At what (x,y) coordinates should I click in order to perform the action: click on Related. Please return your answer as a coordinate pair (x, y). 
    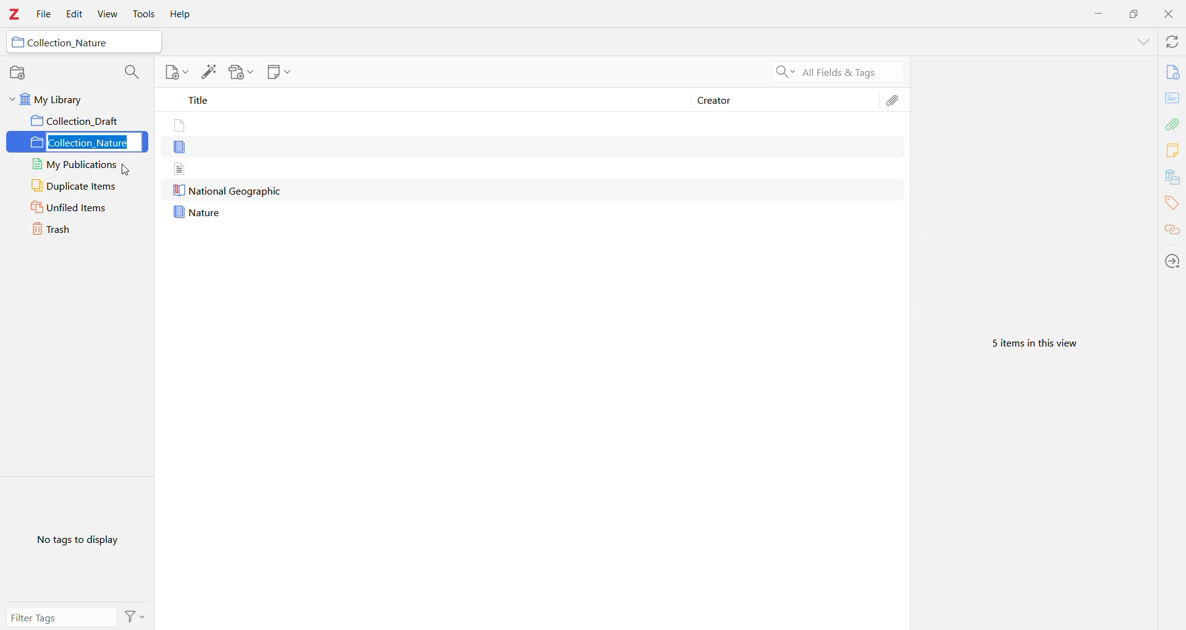
    Looking at the image, I should click on (1172, 229).